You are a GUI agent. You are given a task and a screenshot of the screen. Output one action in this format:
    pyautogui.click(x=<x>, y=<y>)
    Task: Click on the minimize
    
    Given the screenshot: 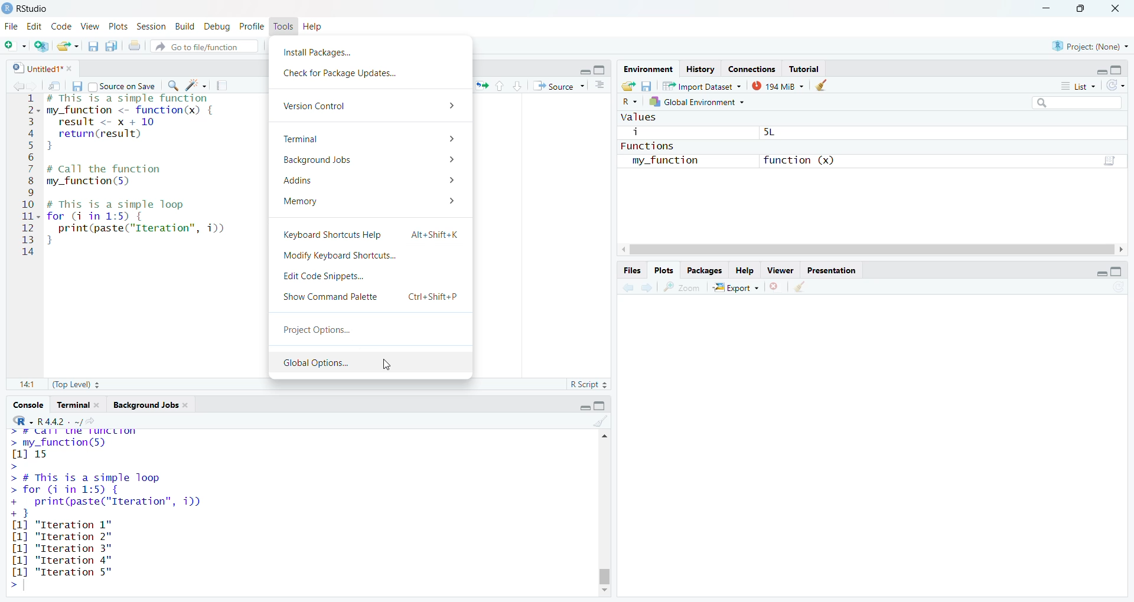 What is the action you would take?
    pyautogui.click(x=582, y=70)
    